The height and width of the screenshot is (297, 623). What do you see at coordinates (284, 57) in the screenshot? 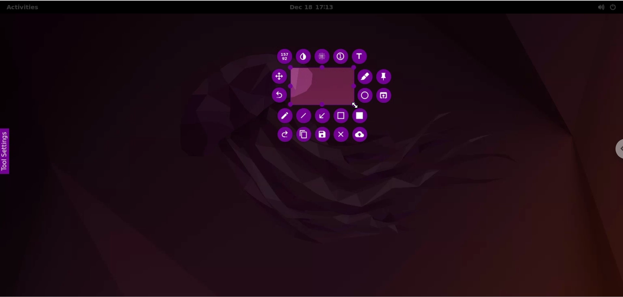
I see `x and y dimesion` at bounding box center [284, 57].